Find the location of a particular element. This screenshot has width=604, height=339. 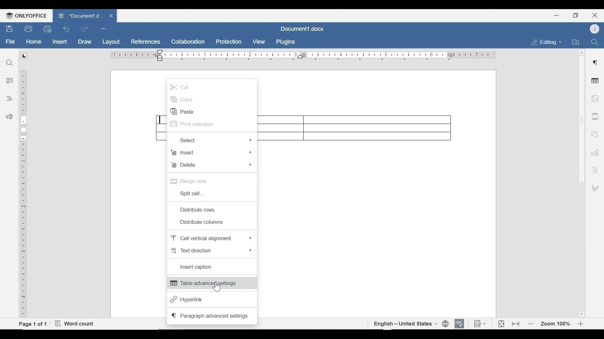

Fit to Page is located at coordinates (501, 324).